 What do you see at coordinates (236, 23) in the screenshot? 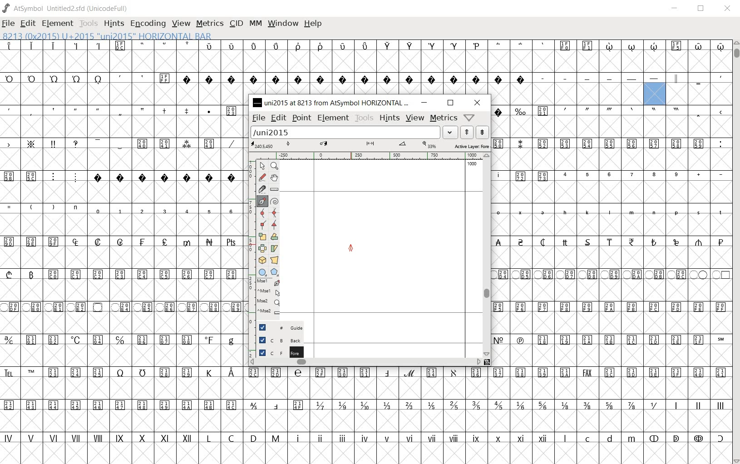
I see `CID` at bounding box center [236, 23].